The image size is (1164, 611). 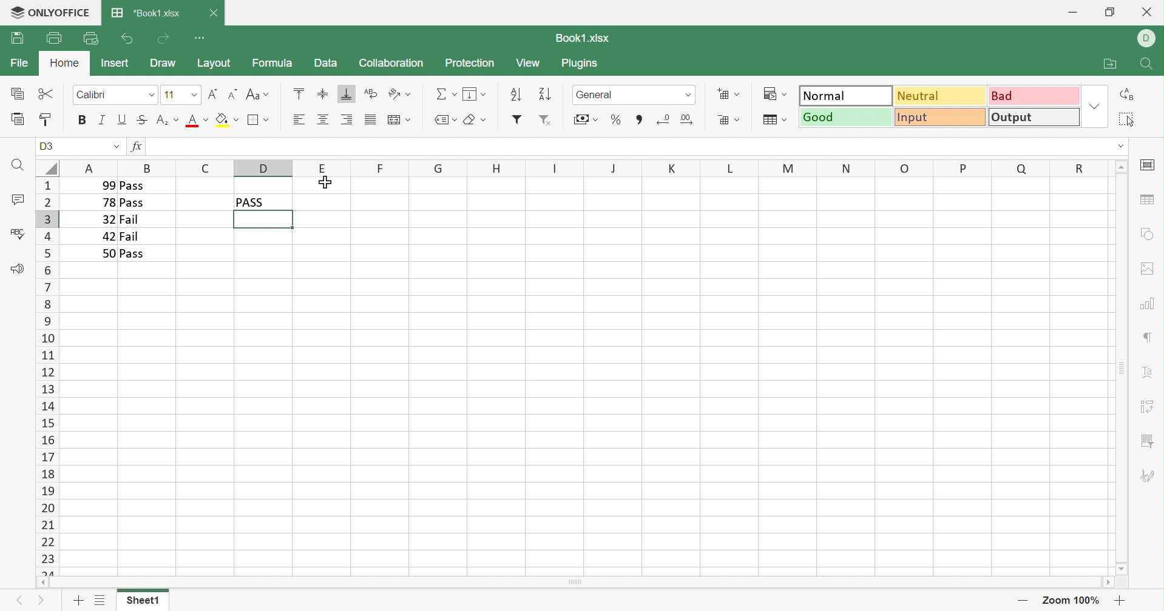 I want to click on fx, so click(x=134, y=147).